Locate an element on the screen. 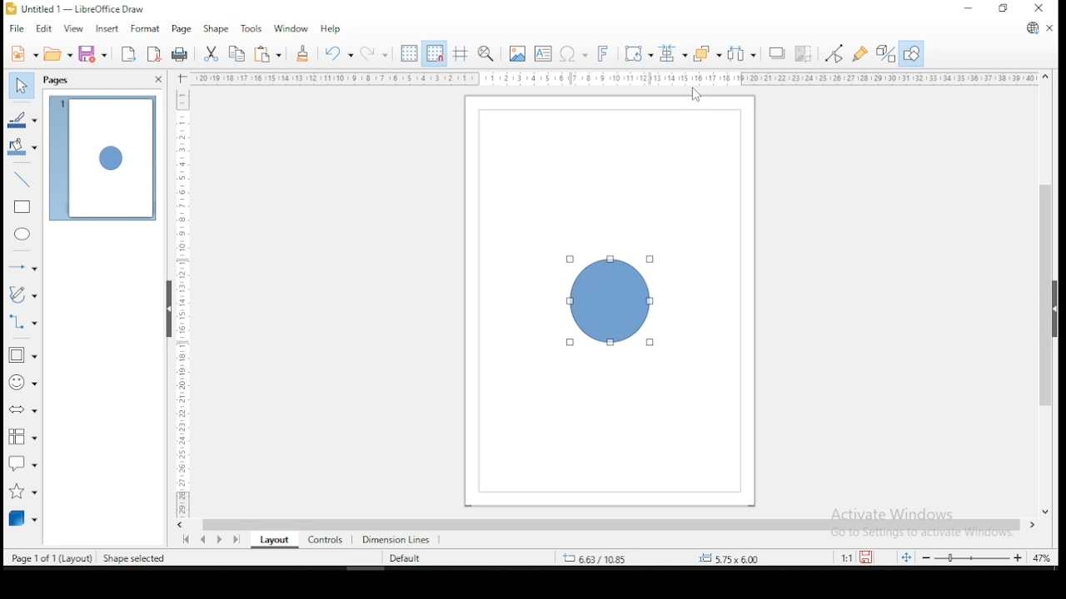 The height and width of the screenshot is (599, 1066). curves and polygons is located at coordinates (23, 295).